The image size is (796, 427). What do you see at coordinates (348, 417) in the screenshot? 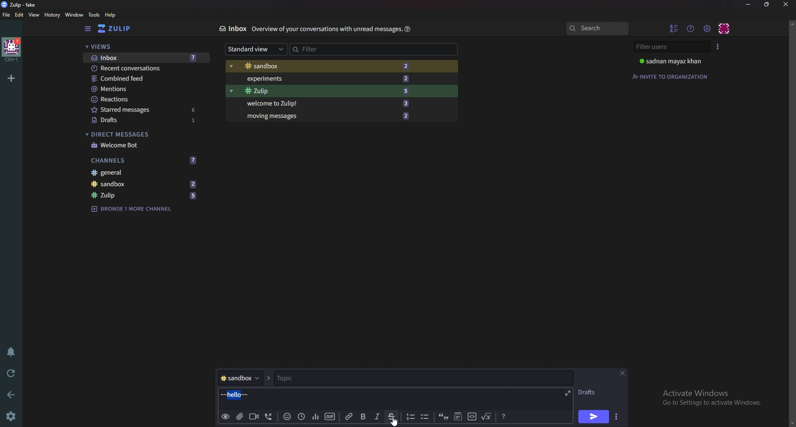
I see `Link` at bounding box center [348, 417].